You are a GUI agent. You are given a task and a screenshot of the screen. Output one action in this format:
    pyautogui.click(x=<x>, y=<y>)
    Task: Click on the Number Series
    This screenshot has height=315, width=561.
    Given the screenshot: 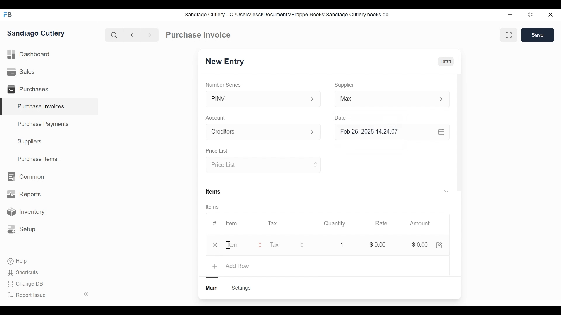 What is the action you would take?
    pyautogui.click(x=224, y=85)
    